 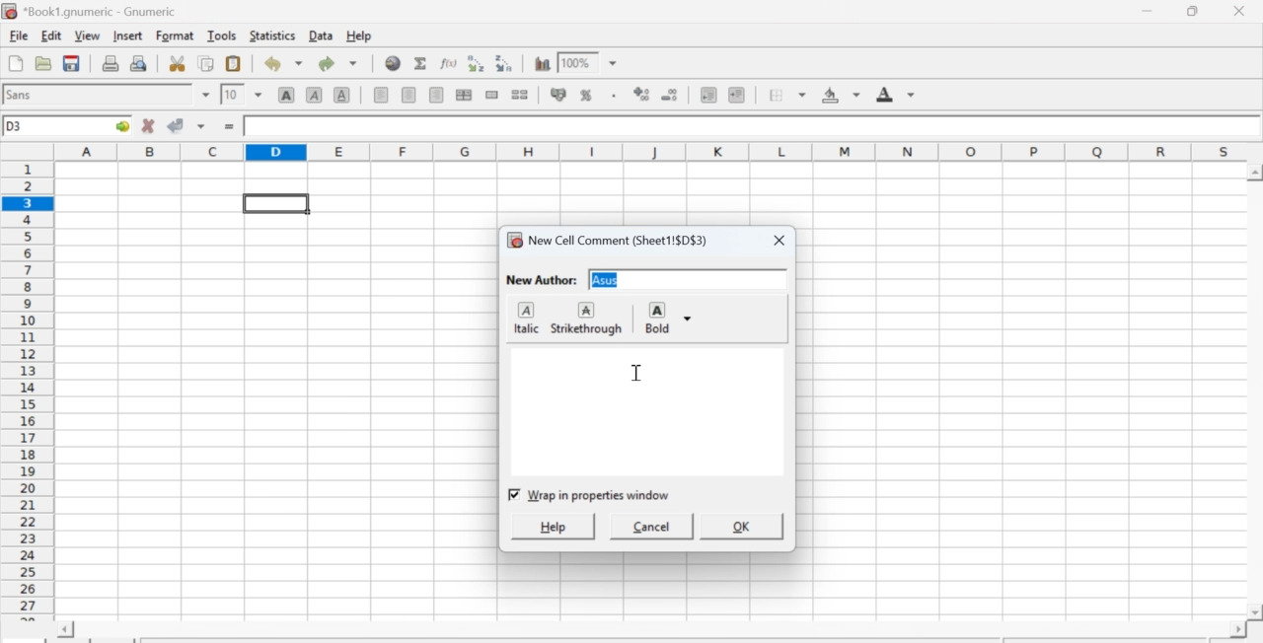 What do you see at coordinates (464, 96) in the screenshot?
I see `Center horizontally` at bounding box center [464, 96].